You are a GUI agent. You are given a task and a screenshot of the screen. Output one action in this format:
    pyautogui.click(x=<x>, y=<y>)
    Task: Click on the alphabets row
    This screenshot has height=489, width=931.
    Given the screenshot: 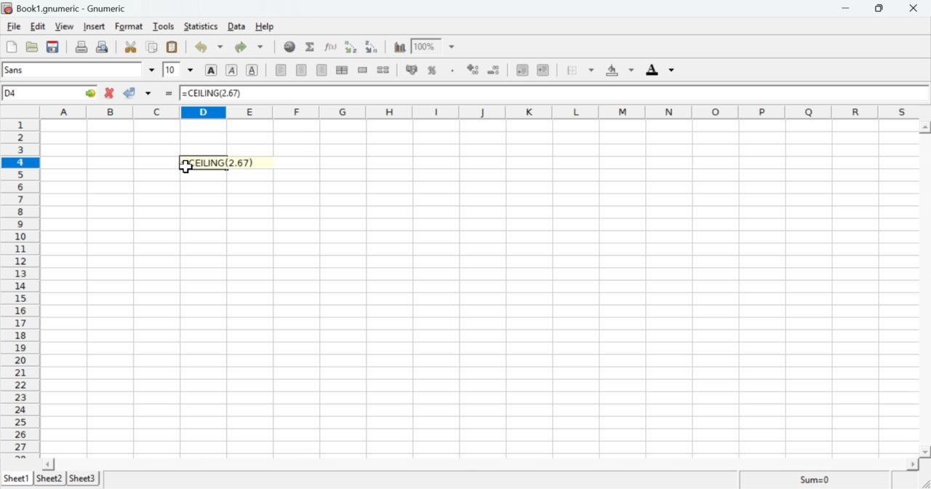 What is the action you would take?
    pyautogui.click(x=476, y=111)
    